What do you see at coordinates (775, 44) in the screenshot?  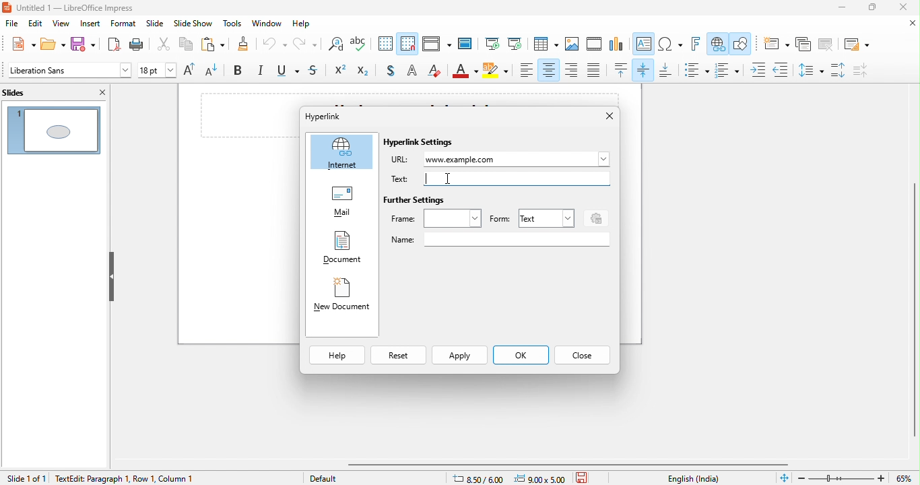 I see `new slide` at bounding box center [775, 44].